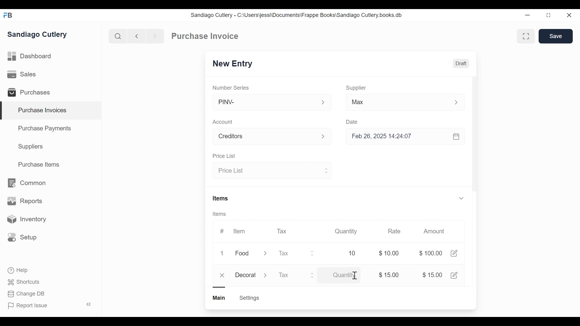  What do you see at coordinates (459, 102) in the screenshot?
I see `Expand` at bounding box center [459, 102].